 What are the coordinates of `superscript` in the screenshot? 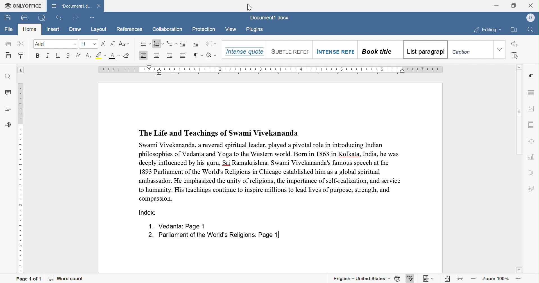 It's located at (78, 55).